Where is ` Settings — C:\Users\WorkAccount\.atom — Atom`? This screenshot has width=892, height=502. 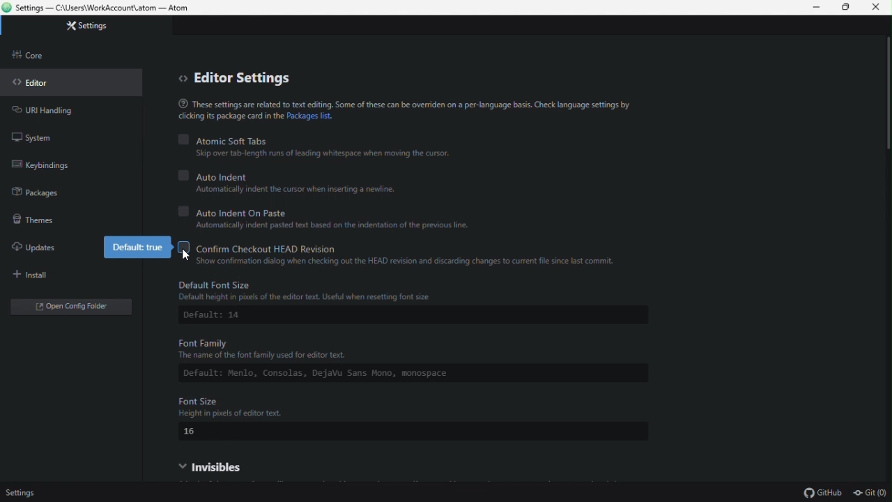
 Settings — C:\Users\WorkAccount\.atom — Atom is located at coordinates (105, 8).